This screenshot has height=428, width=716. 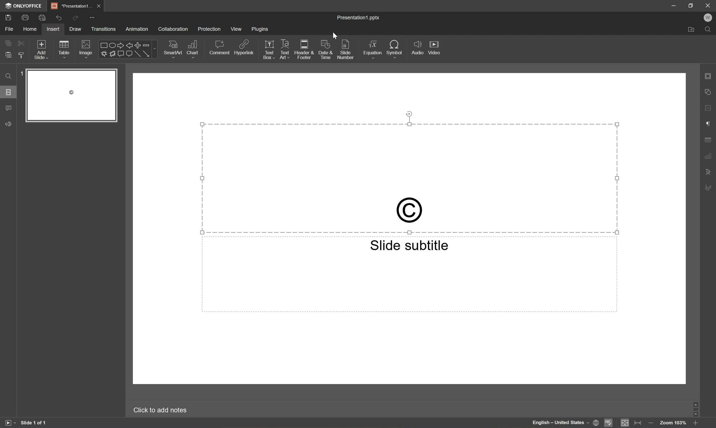 What do you see at coordinates (74, 18) in the screenshot?
I see `Redo` at bounding box center [74, 18].